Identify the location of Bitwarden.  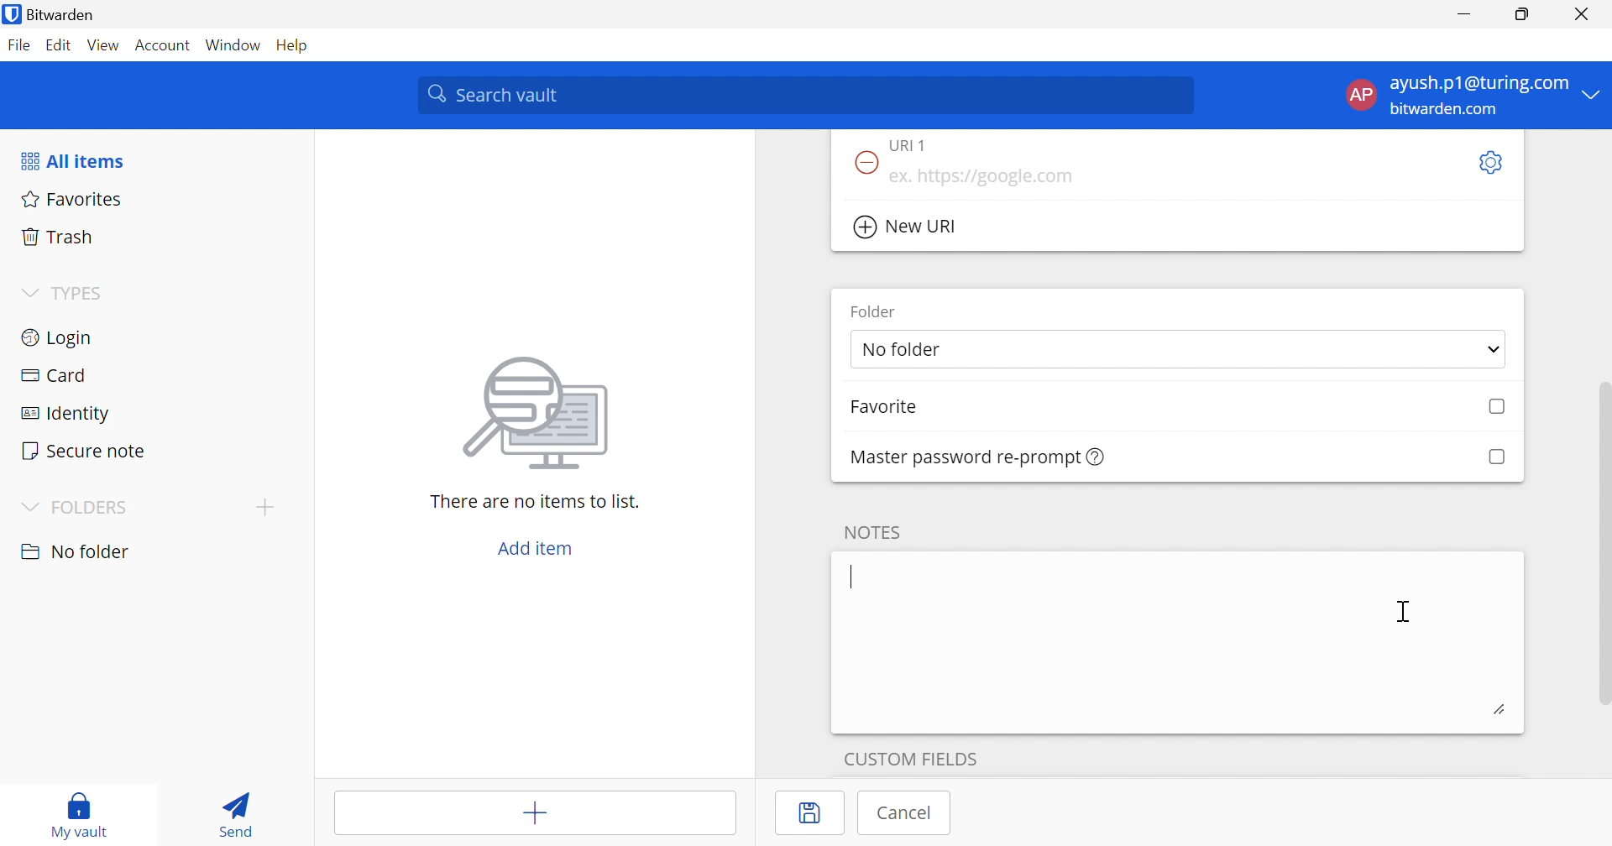
(51, 14).